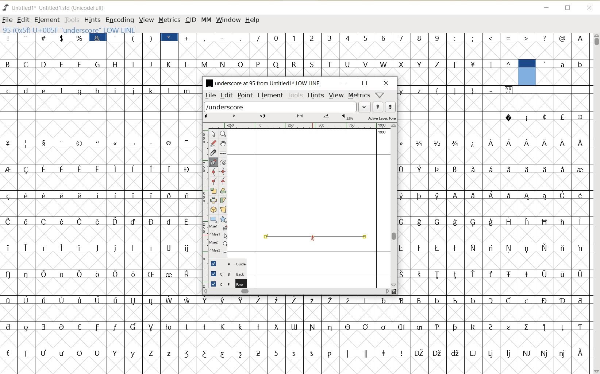  I want to click on FONT NAME, so click(59, 8).